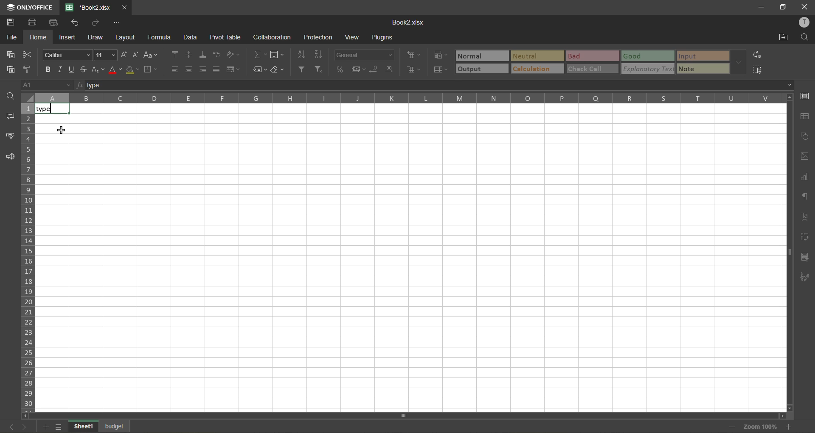 This screenshot has height=433, width=815. What do you see at coordinates (28, 255) in the screenshot?
I see `row numbers` at bounding box center [28, 255].